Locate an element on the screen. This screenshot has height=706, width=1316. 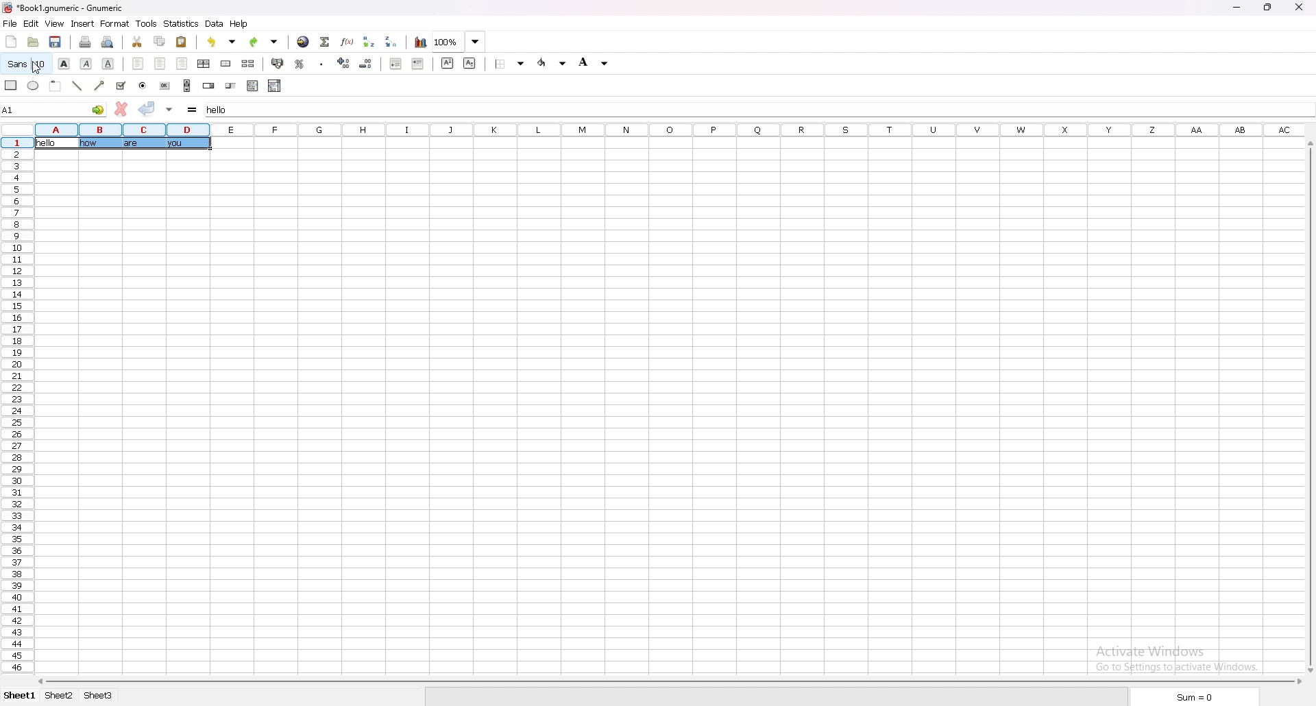
view is located at coordinates (55, 24).